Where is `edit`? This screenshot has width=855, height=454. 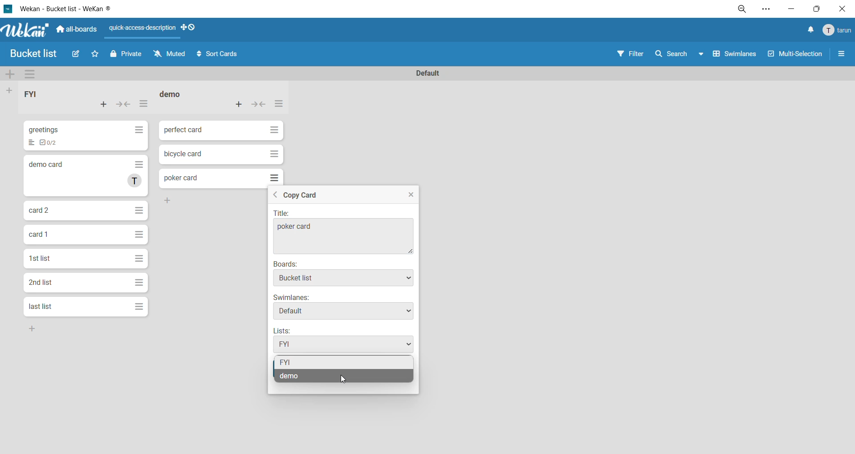
edit is located at coordinates (77, 56).